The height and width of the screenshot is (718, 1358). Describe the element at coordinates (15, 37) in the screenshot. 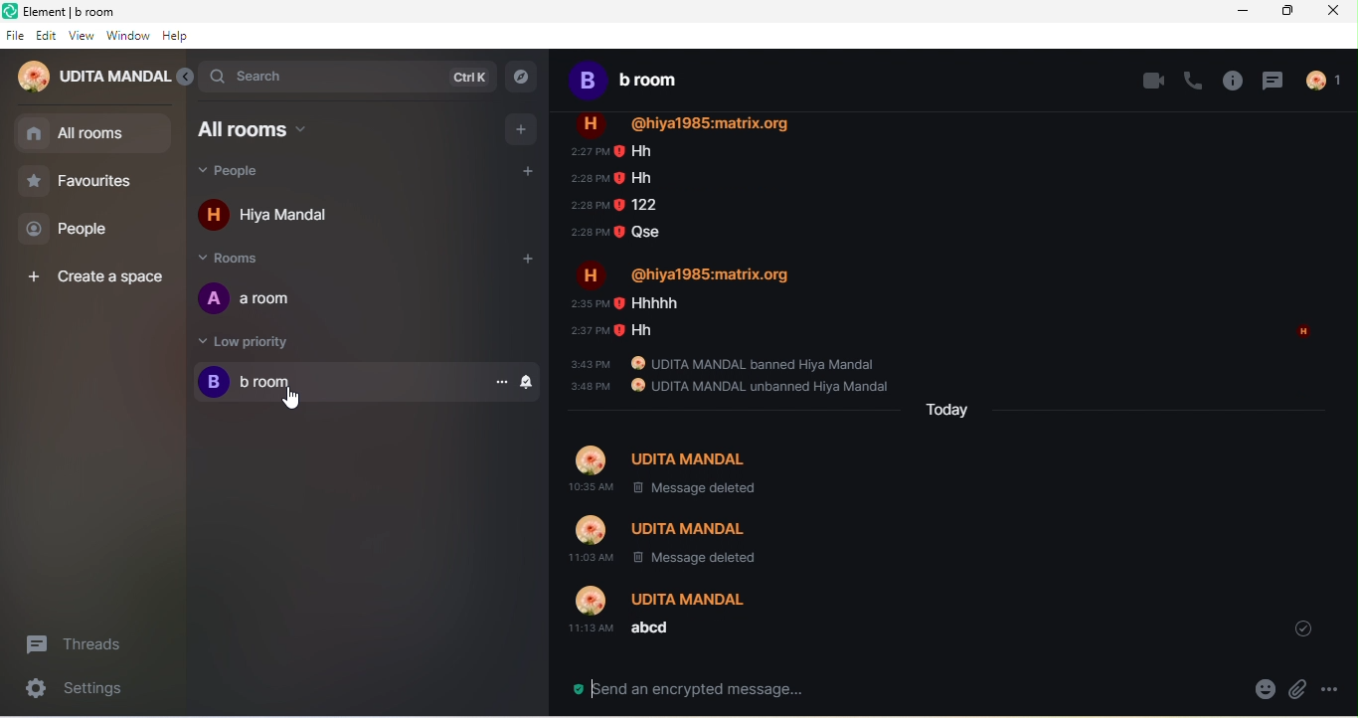

I see `file` at that location.